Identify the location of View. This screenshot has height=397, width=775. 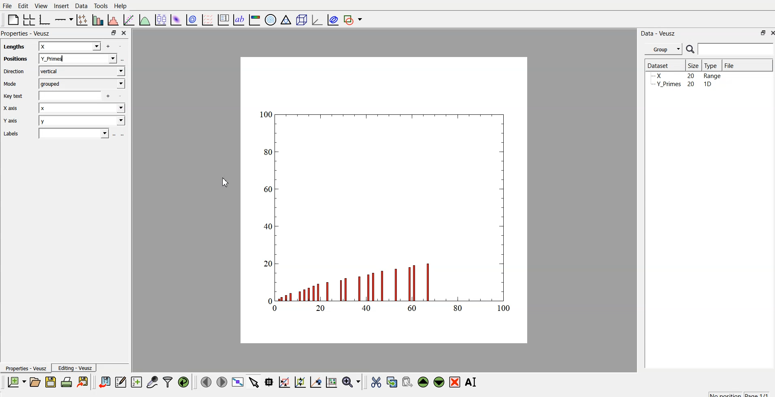
(42, 6).